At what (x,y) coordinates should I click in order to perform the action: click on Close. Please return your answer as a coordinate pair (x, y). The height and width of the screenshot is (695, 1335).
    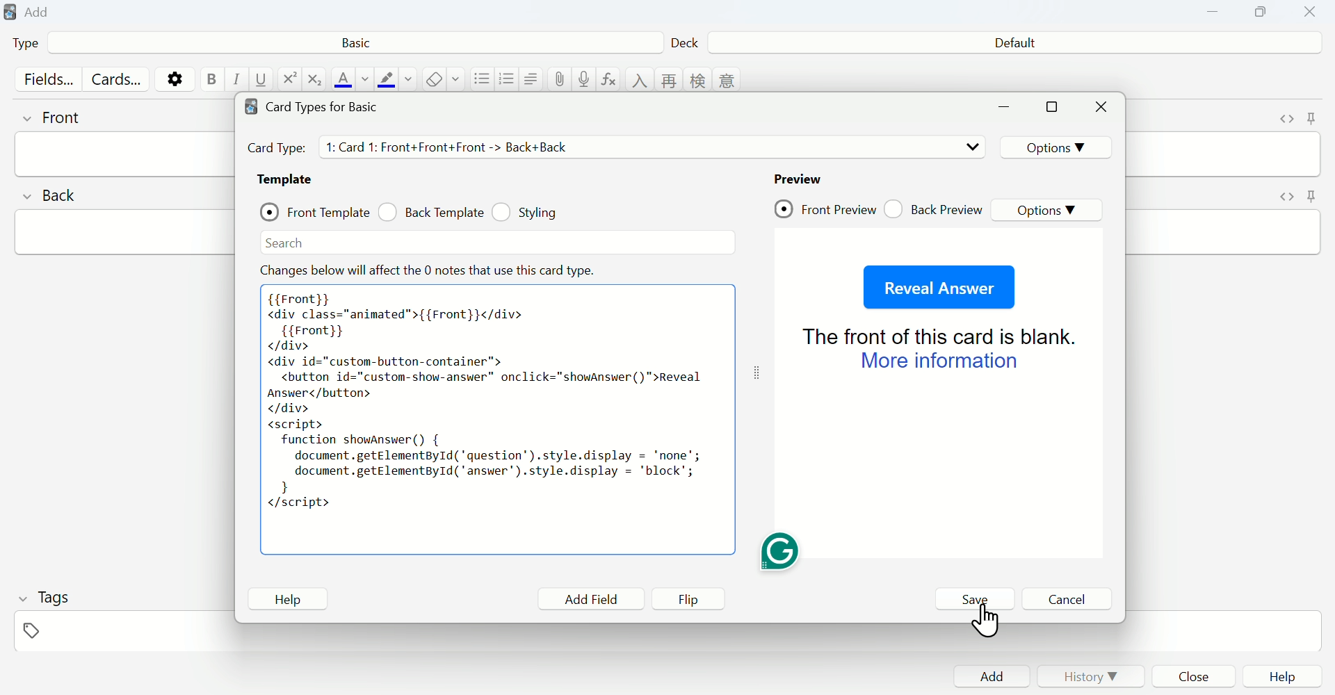
    Looking at the image, I should click on (1101, 108).